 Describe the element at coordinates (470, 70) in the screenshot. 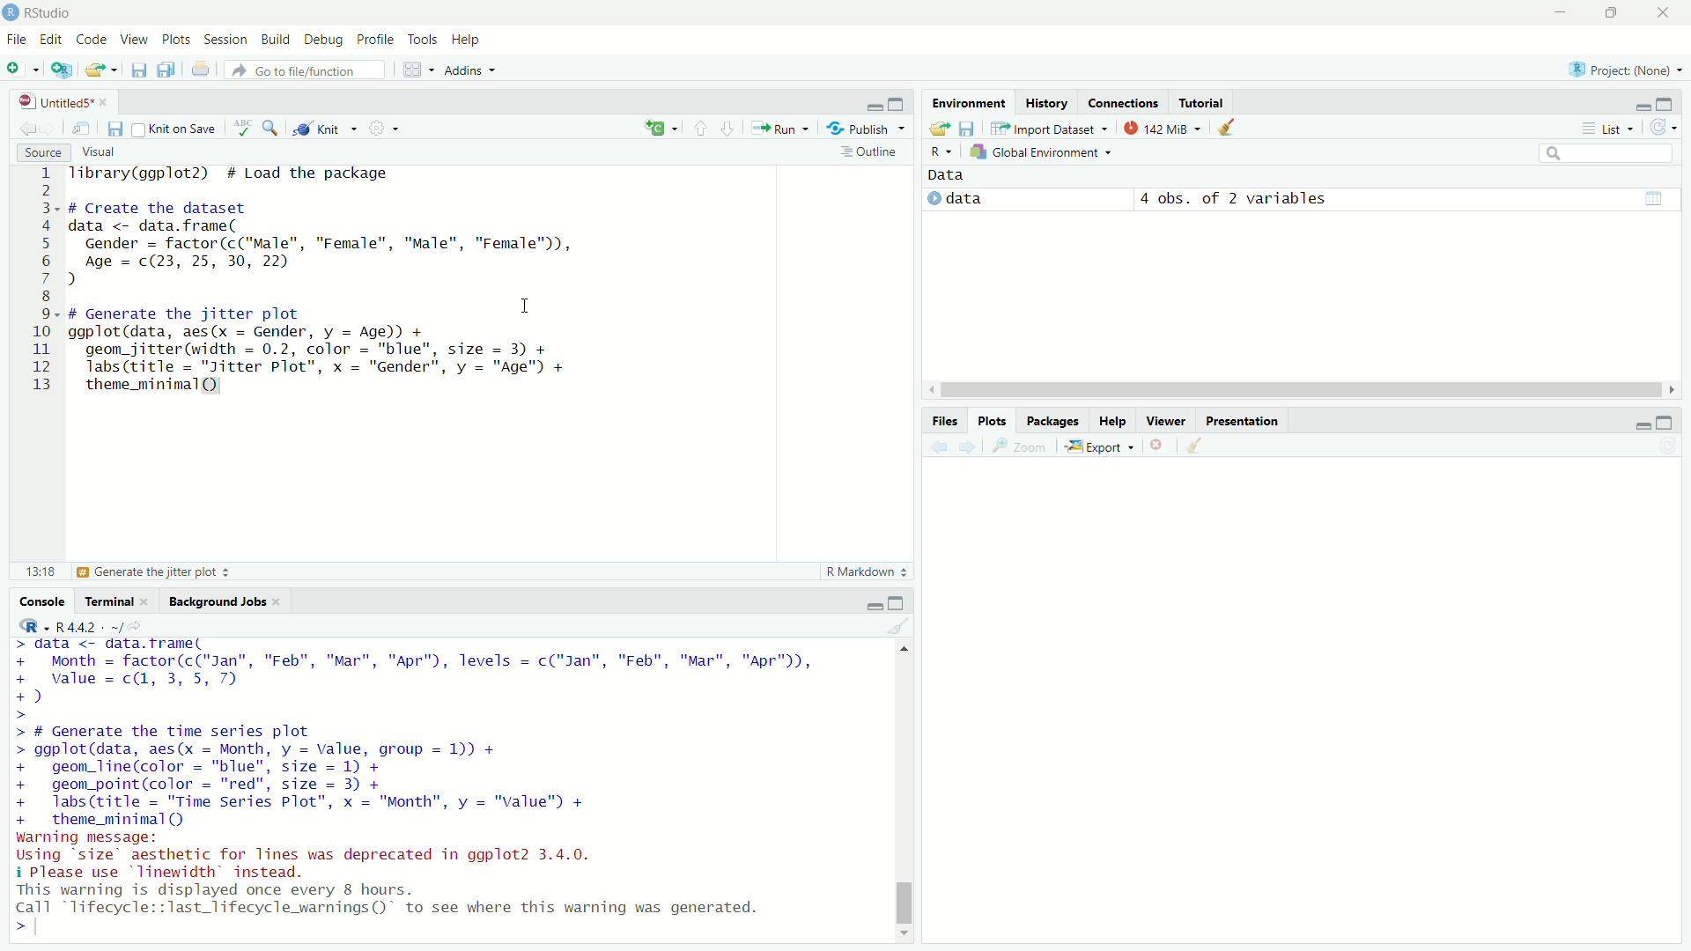

I see `addins` at that location.